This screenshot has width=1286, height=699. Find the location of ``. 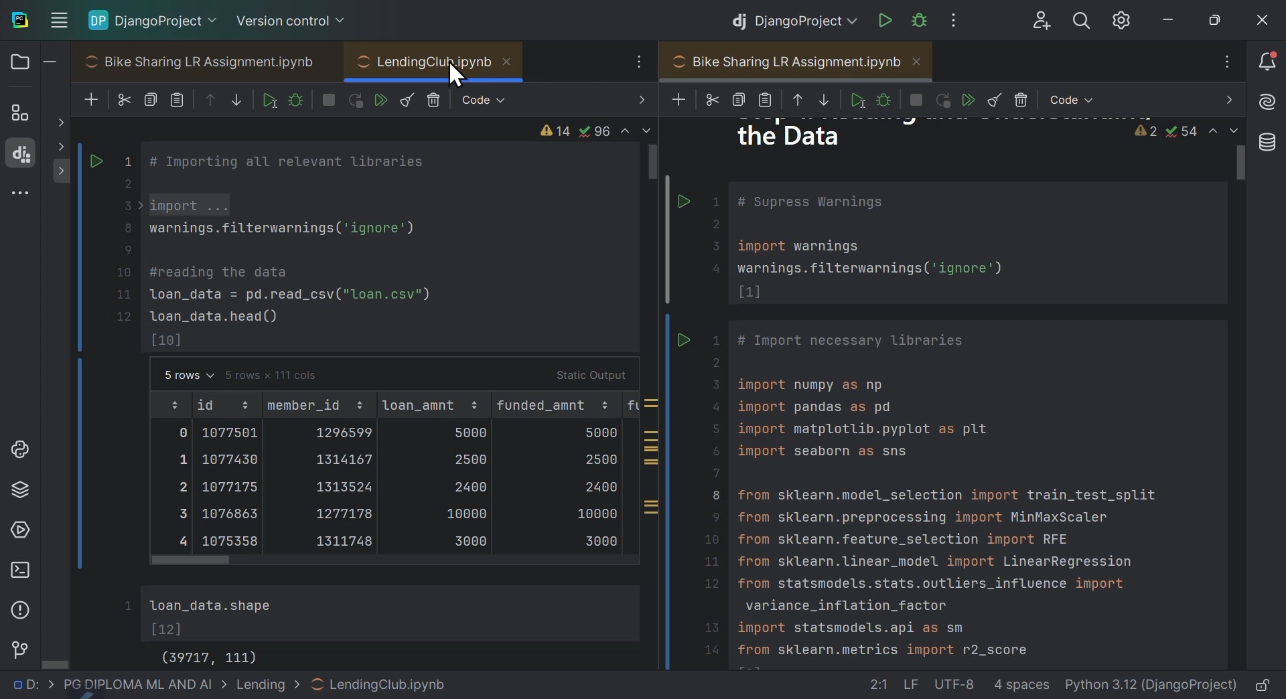

 is located at coordinates (993, 100).